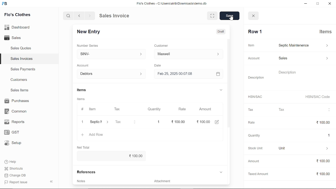 The image size is (336, 189). What do you see at coordinates (15, 37) in the screenshot?
I see `Sales` at bounding box center [15, 37].